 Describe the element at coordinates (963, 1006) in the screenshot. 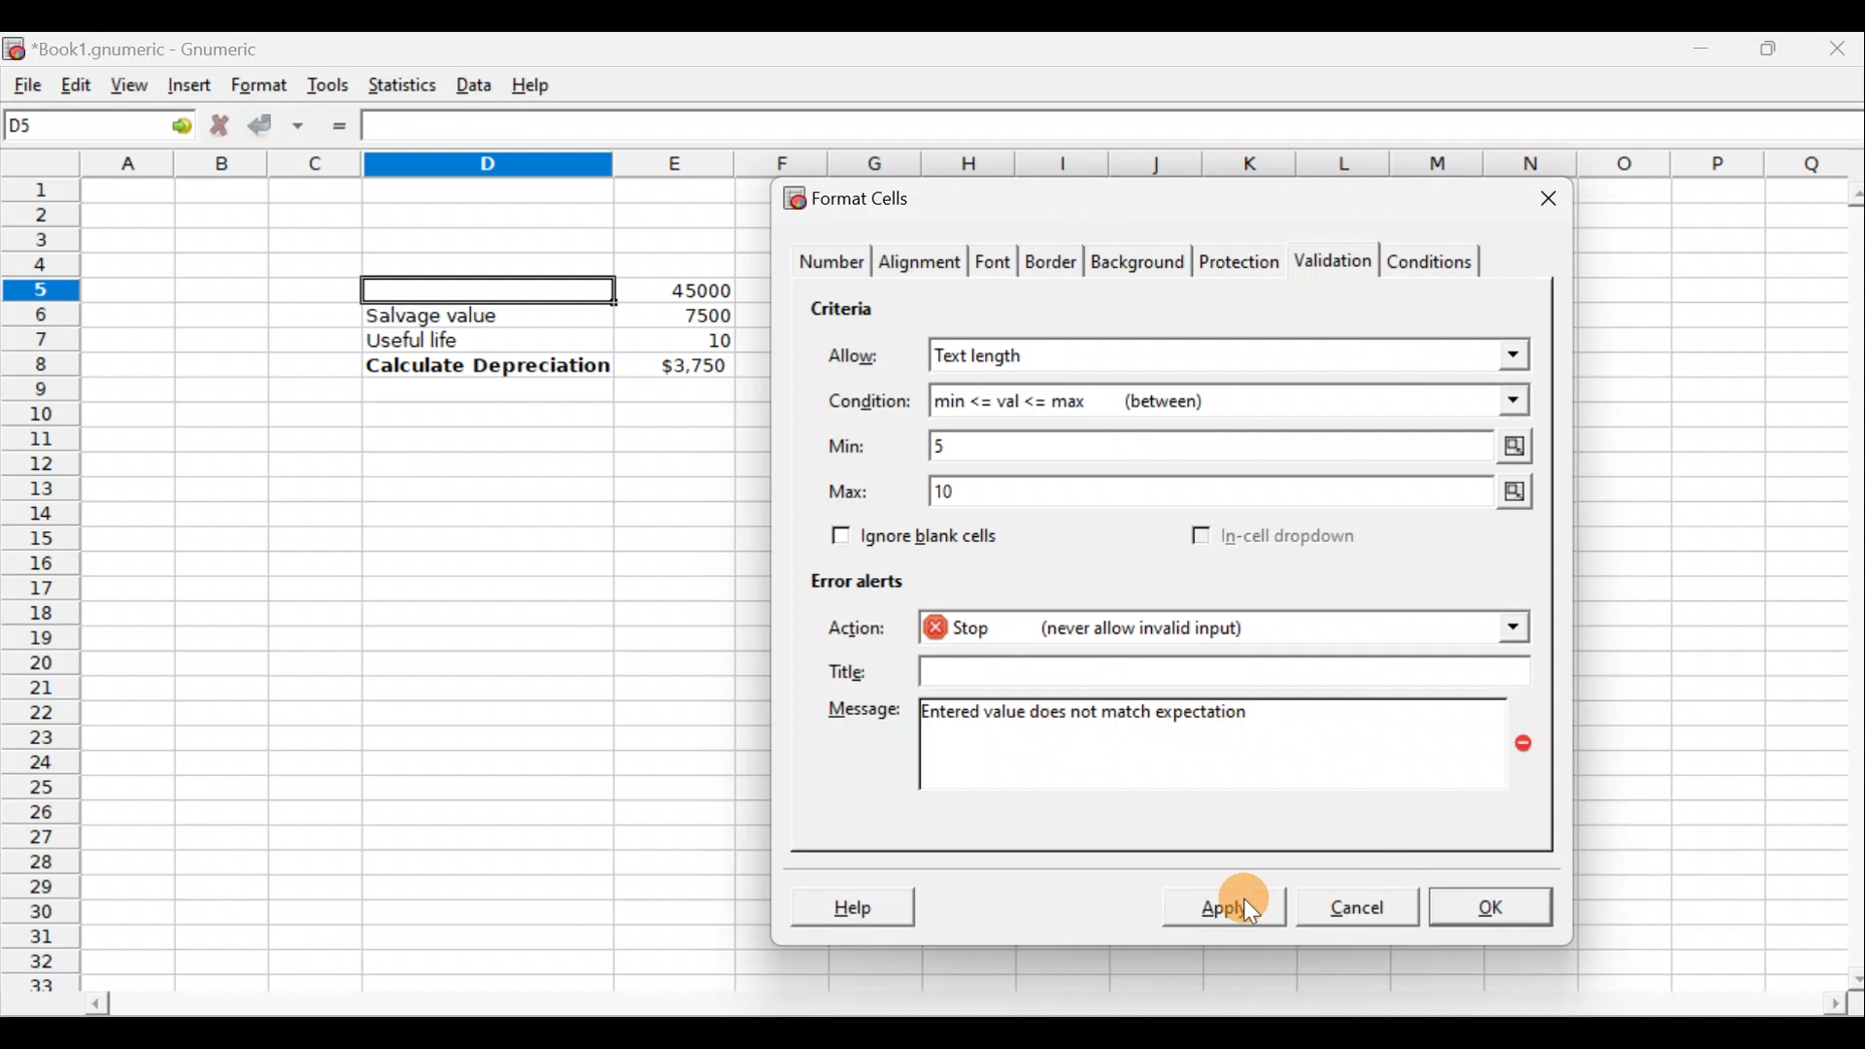

I see `Scroll bar` at that location.